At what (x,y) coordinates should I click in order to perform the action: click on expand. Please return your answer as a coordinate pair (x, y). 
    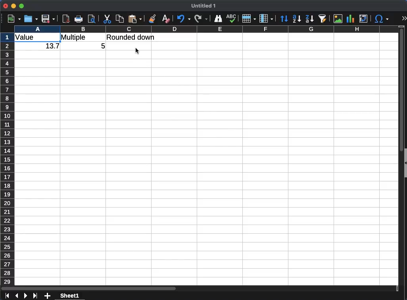
    Looking at the image, I should click on (404, 18).